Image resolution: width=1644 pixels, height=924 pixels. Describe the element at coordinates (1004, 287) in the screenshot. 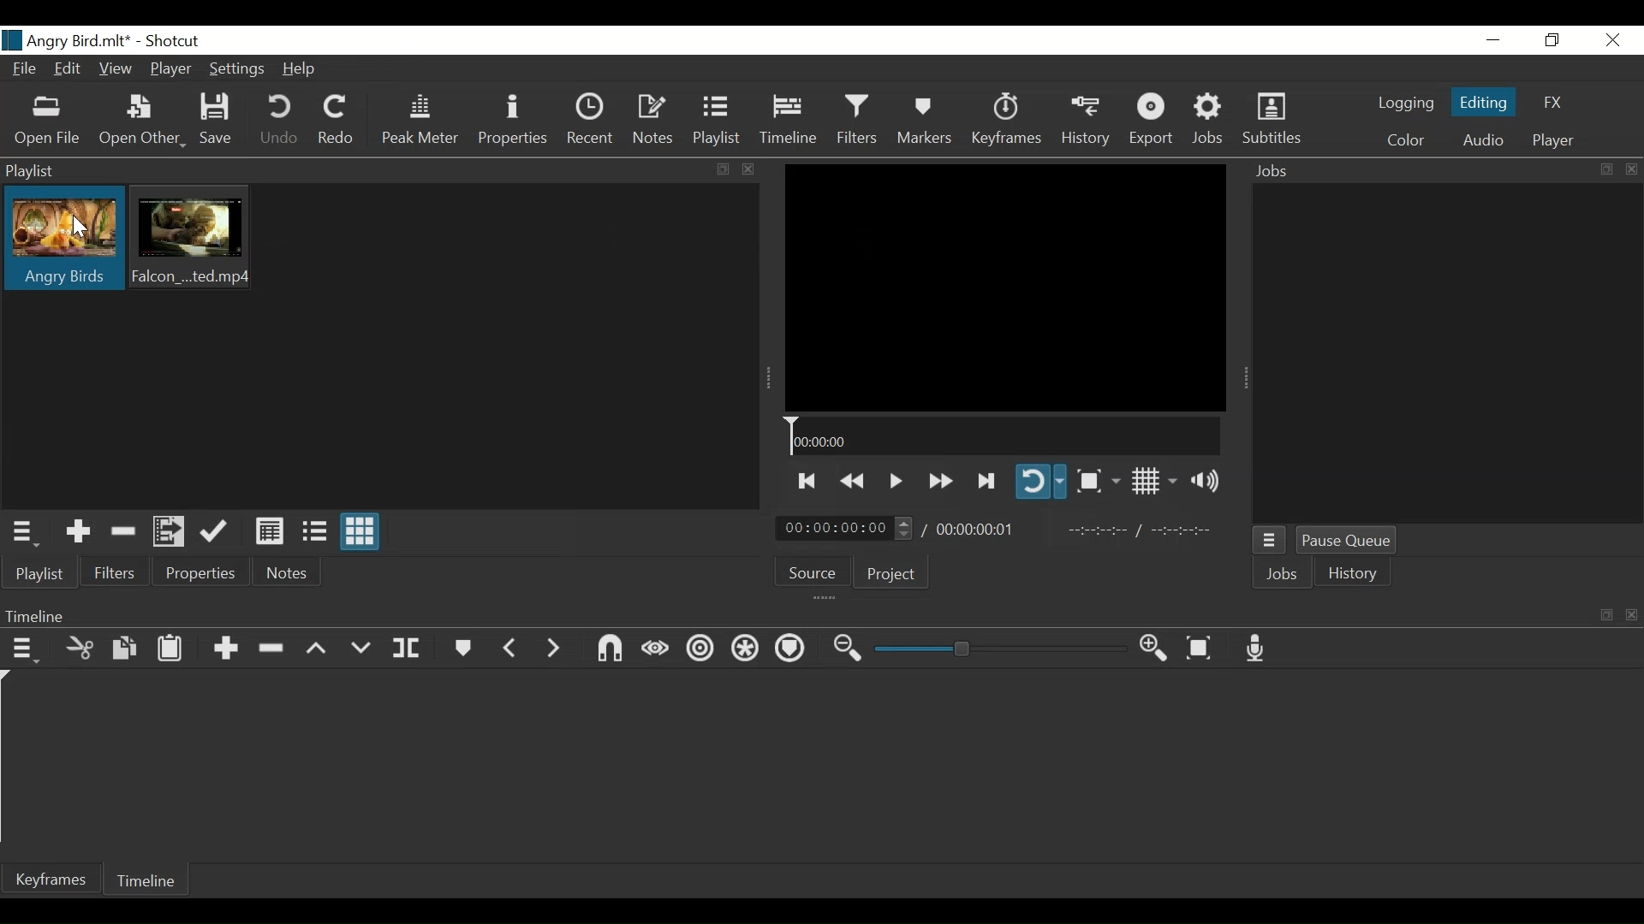

I see `Media Viewer` at that location.